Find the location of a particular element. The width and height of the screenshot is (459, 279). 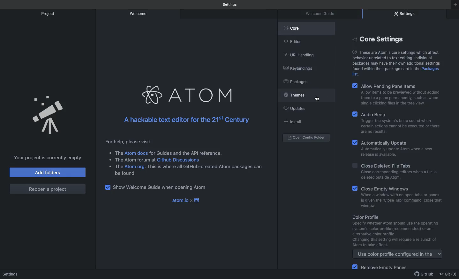

Core is located at coordinates (307, 27).